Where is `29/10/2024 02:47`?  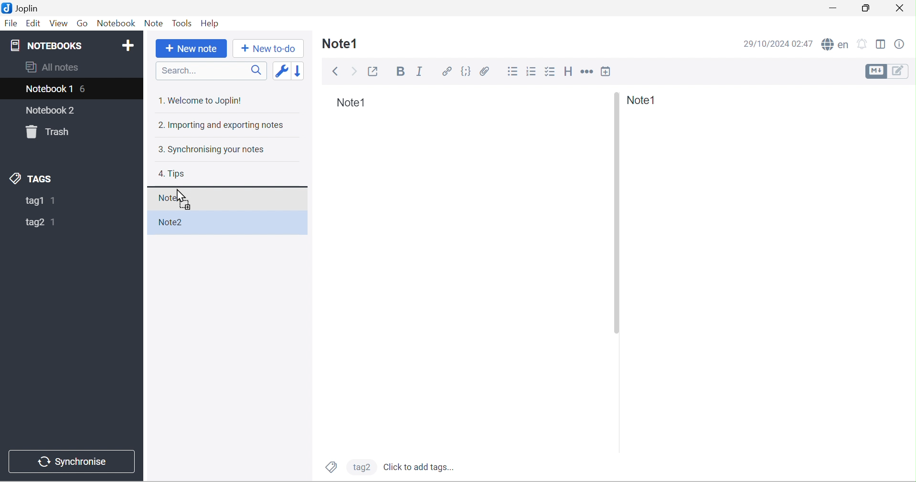 29/10/2024 02:47 is located at coordinates (777, 43).